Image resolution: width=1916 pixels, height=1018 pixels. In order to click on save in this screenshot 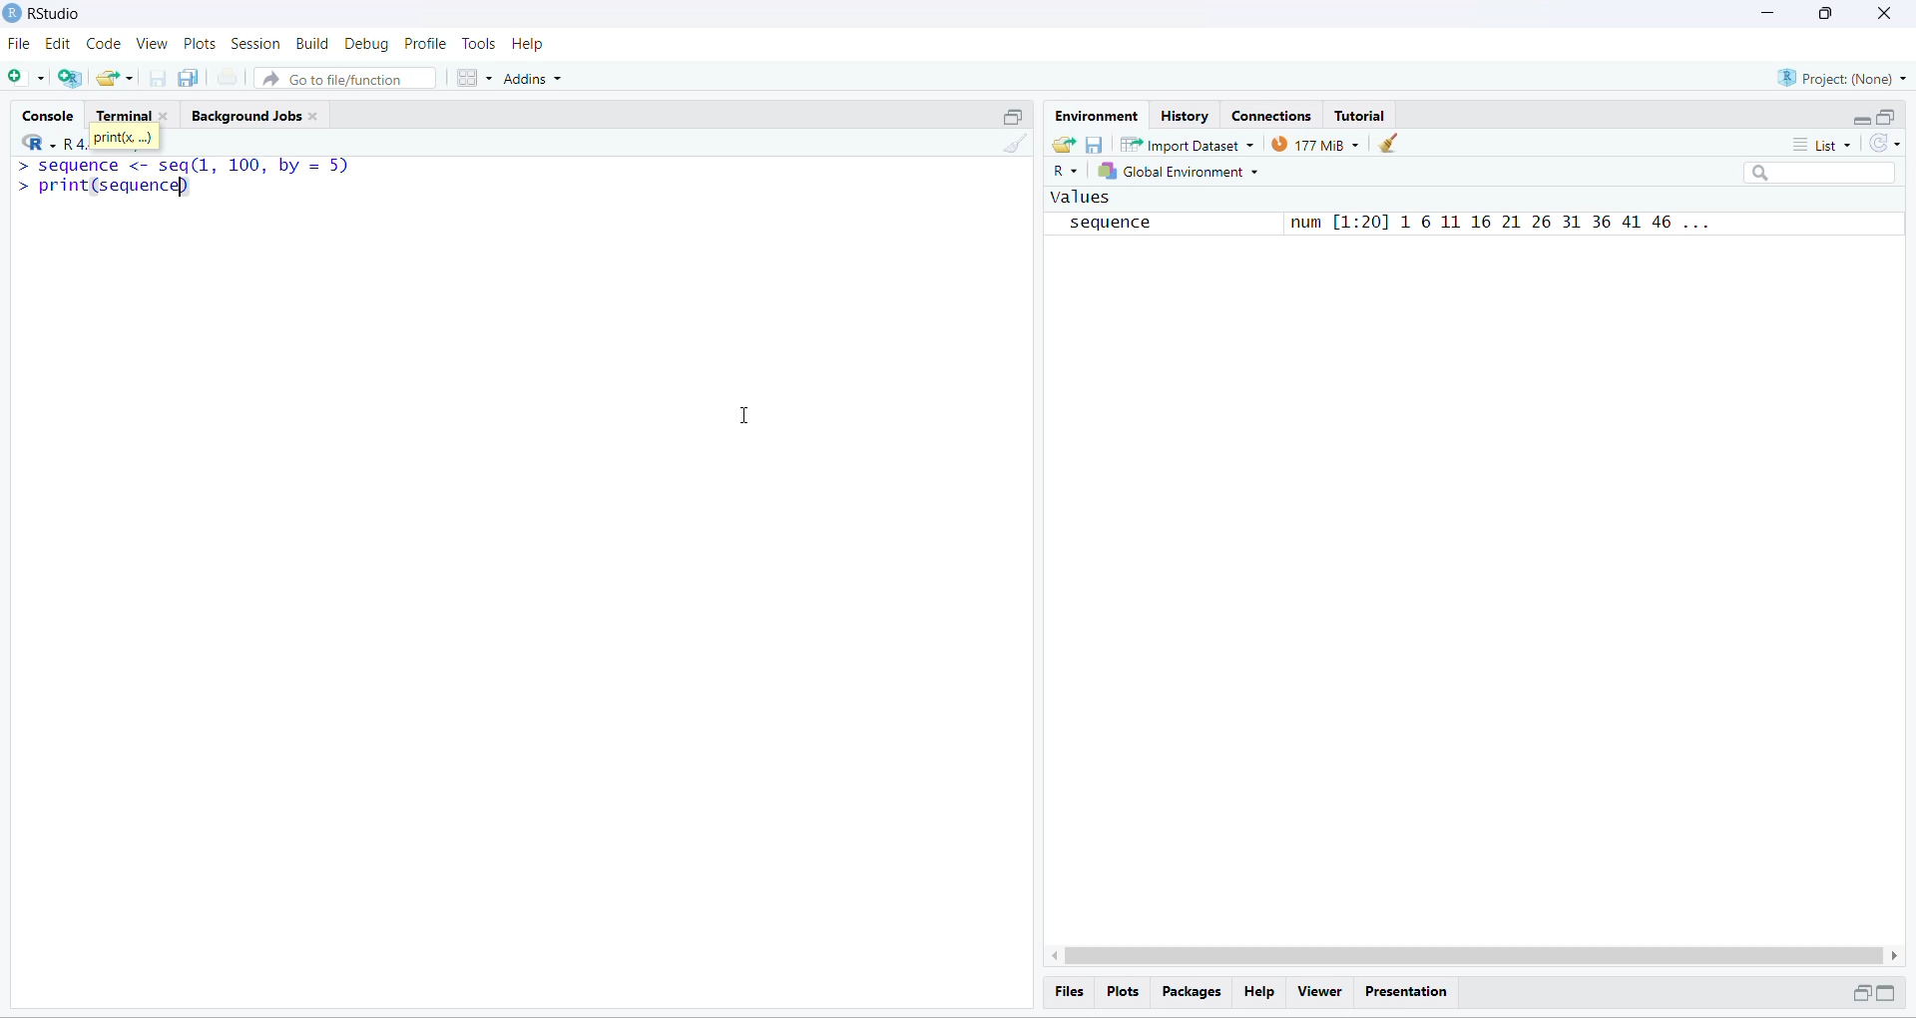, I will do `click(1095, 146)`.